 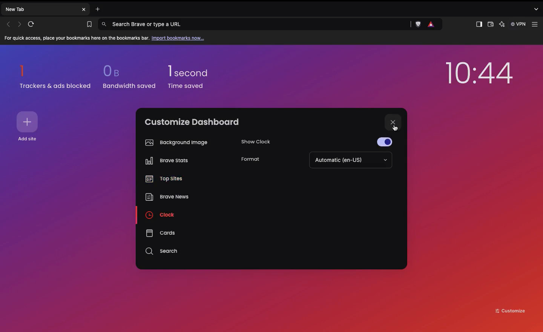 I want to click on On clock, so click(x=162, y=215).